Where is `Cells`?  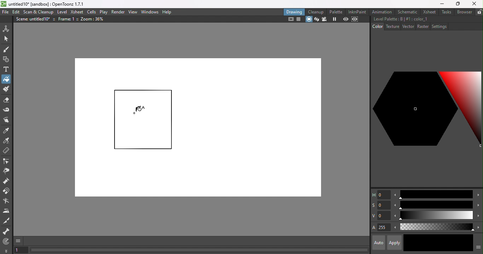
Cells is located at coordinates (91, 12).